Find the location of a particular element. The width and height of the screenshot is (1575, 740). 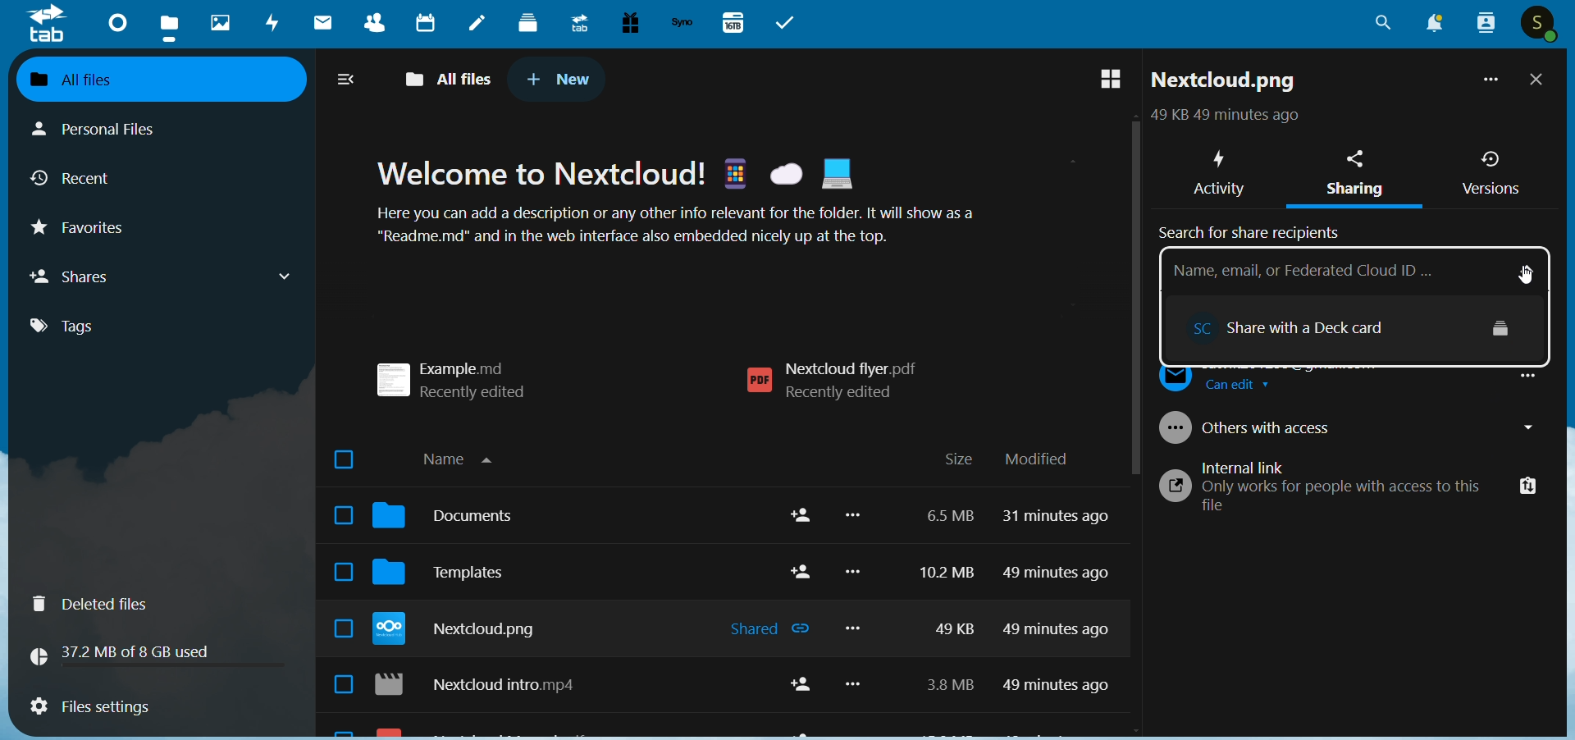

people is located at coordinates (1484, 23).